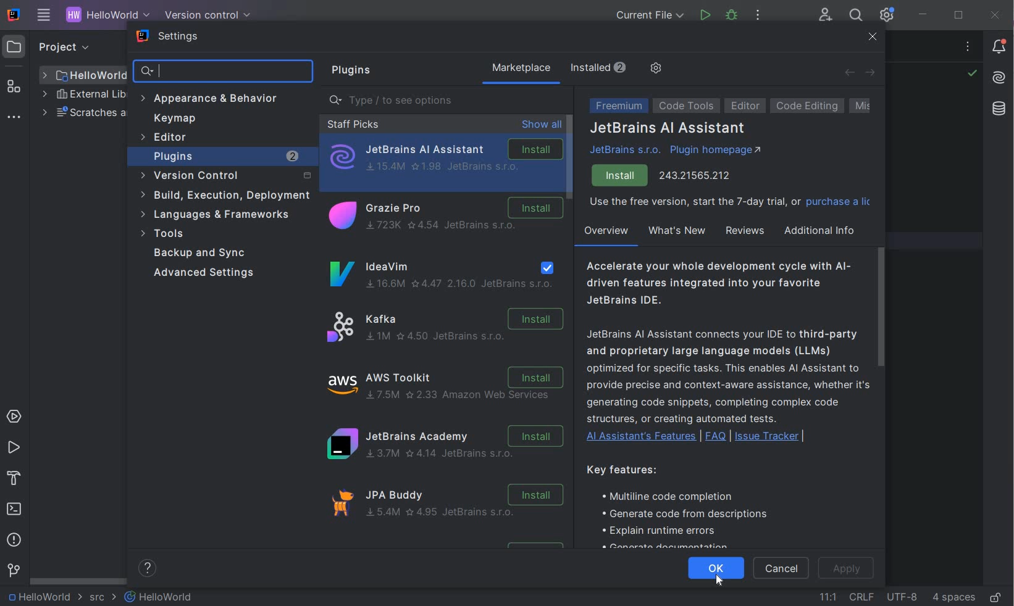 The width and height of the screenshot is (1014, 606). Describe the element at coordinates (971, 75) in the screenshot. I see `NO PROBLEMS` at that location.